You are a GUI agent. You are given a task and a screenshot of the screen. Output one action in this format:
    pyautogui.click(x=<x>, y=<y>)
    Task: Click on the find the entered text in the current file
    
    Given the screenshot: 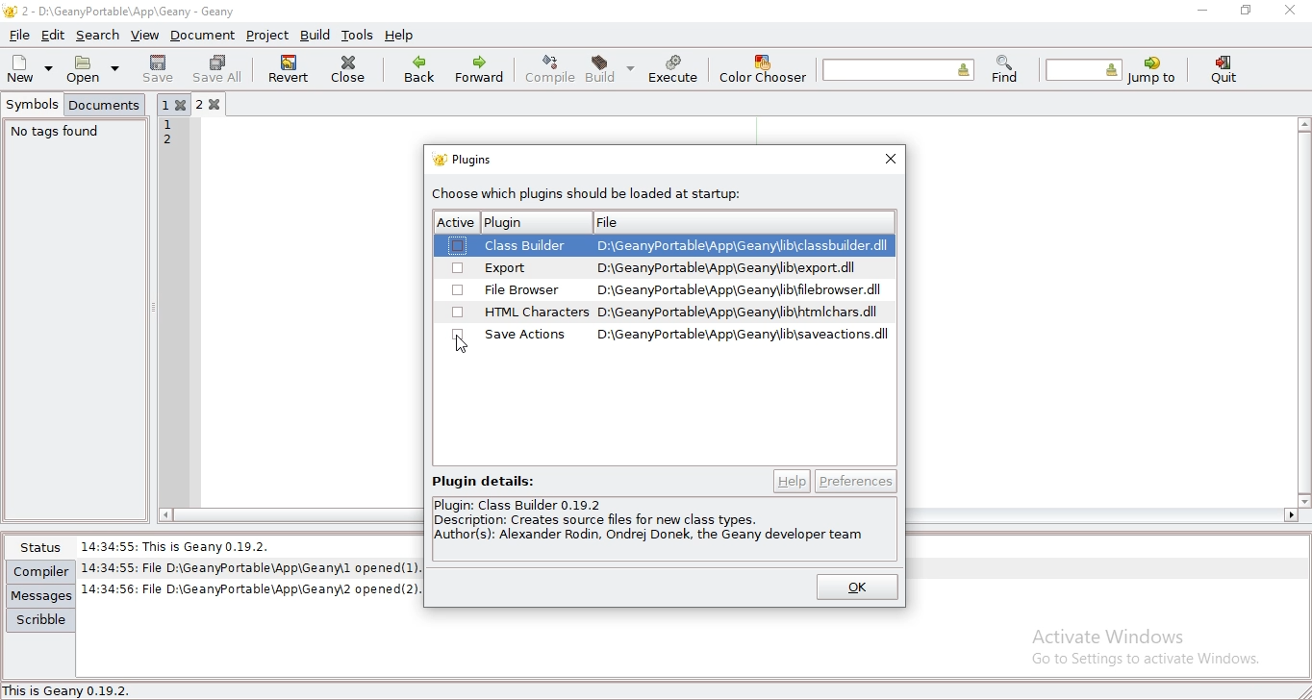 What is the action you would take?
    pyautogui.click(x=898, y=68)
    